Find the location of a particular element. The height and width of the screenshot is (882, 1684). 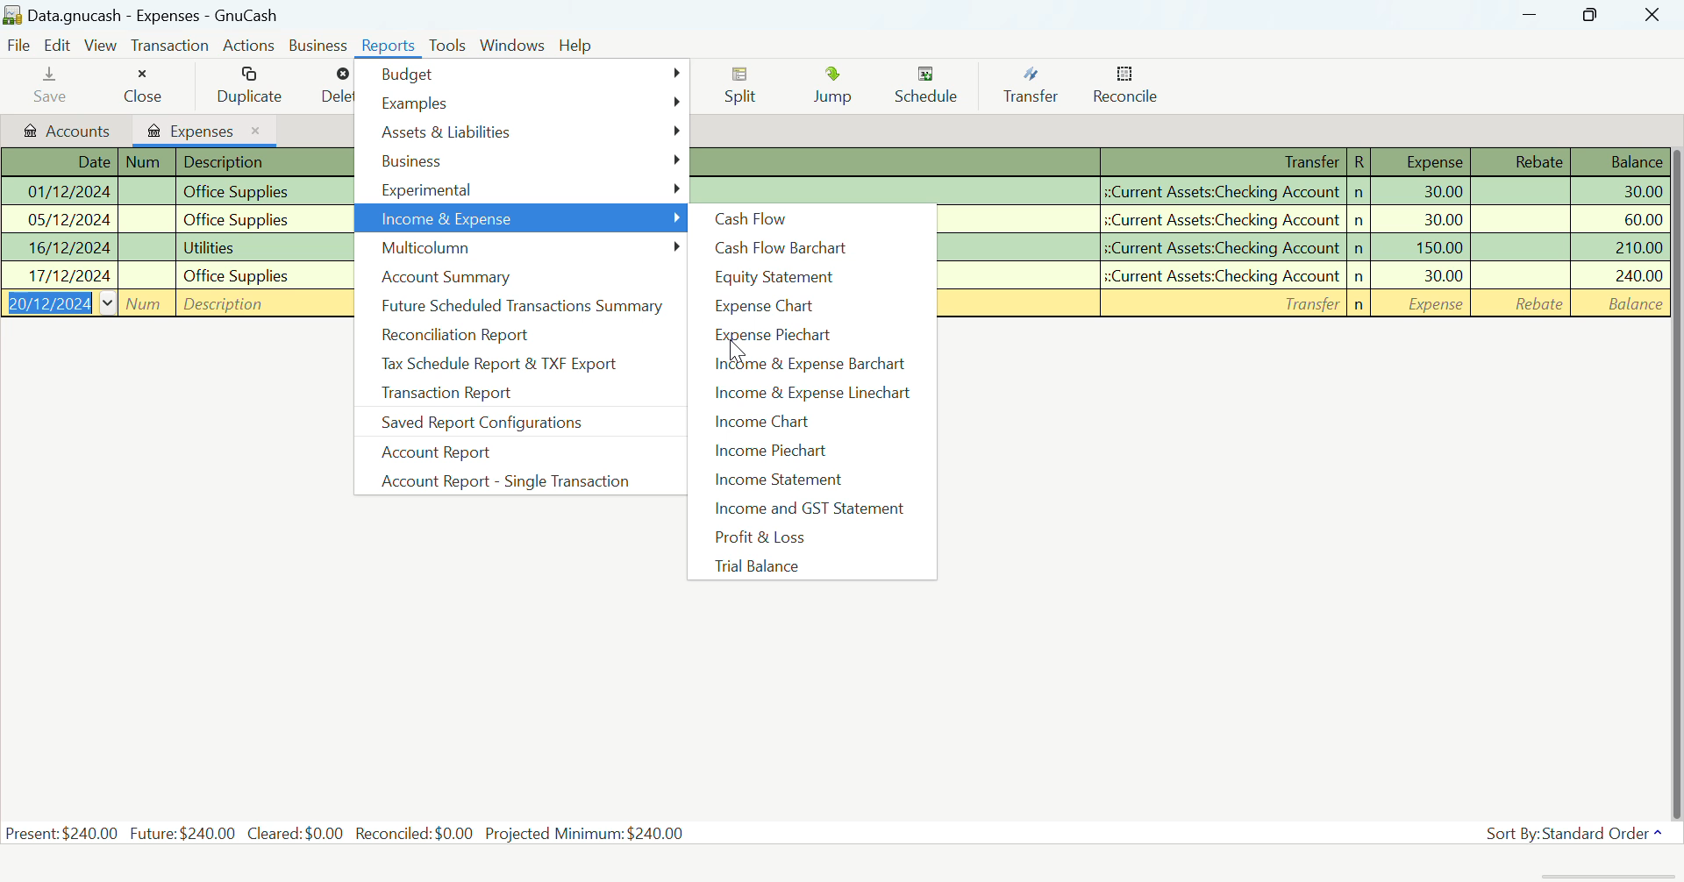

Income Chart is located at coordinates (811, 423).